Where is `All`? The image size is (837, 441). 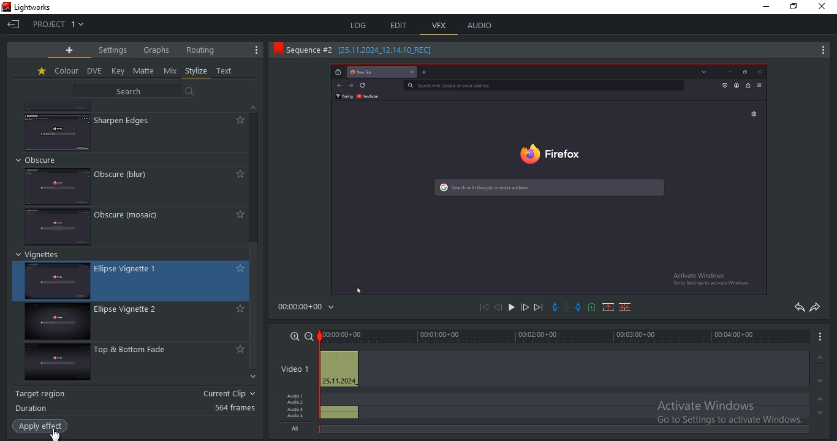 All is located at coordinates (296, 430).